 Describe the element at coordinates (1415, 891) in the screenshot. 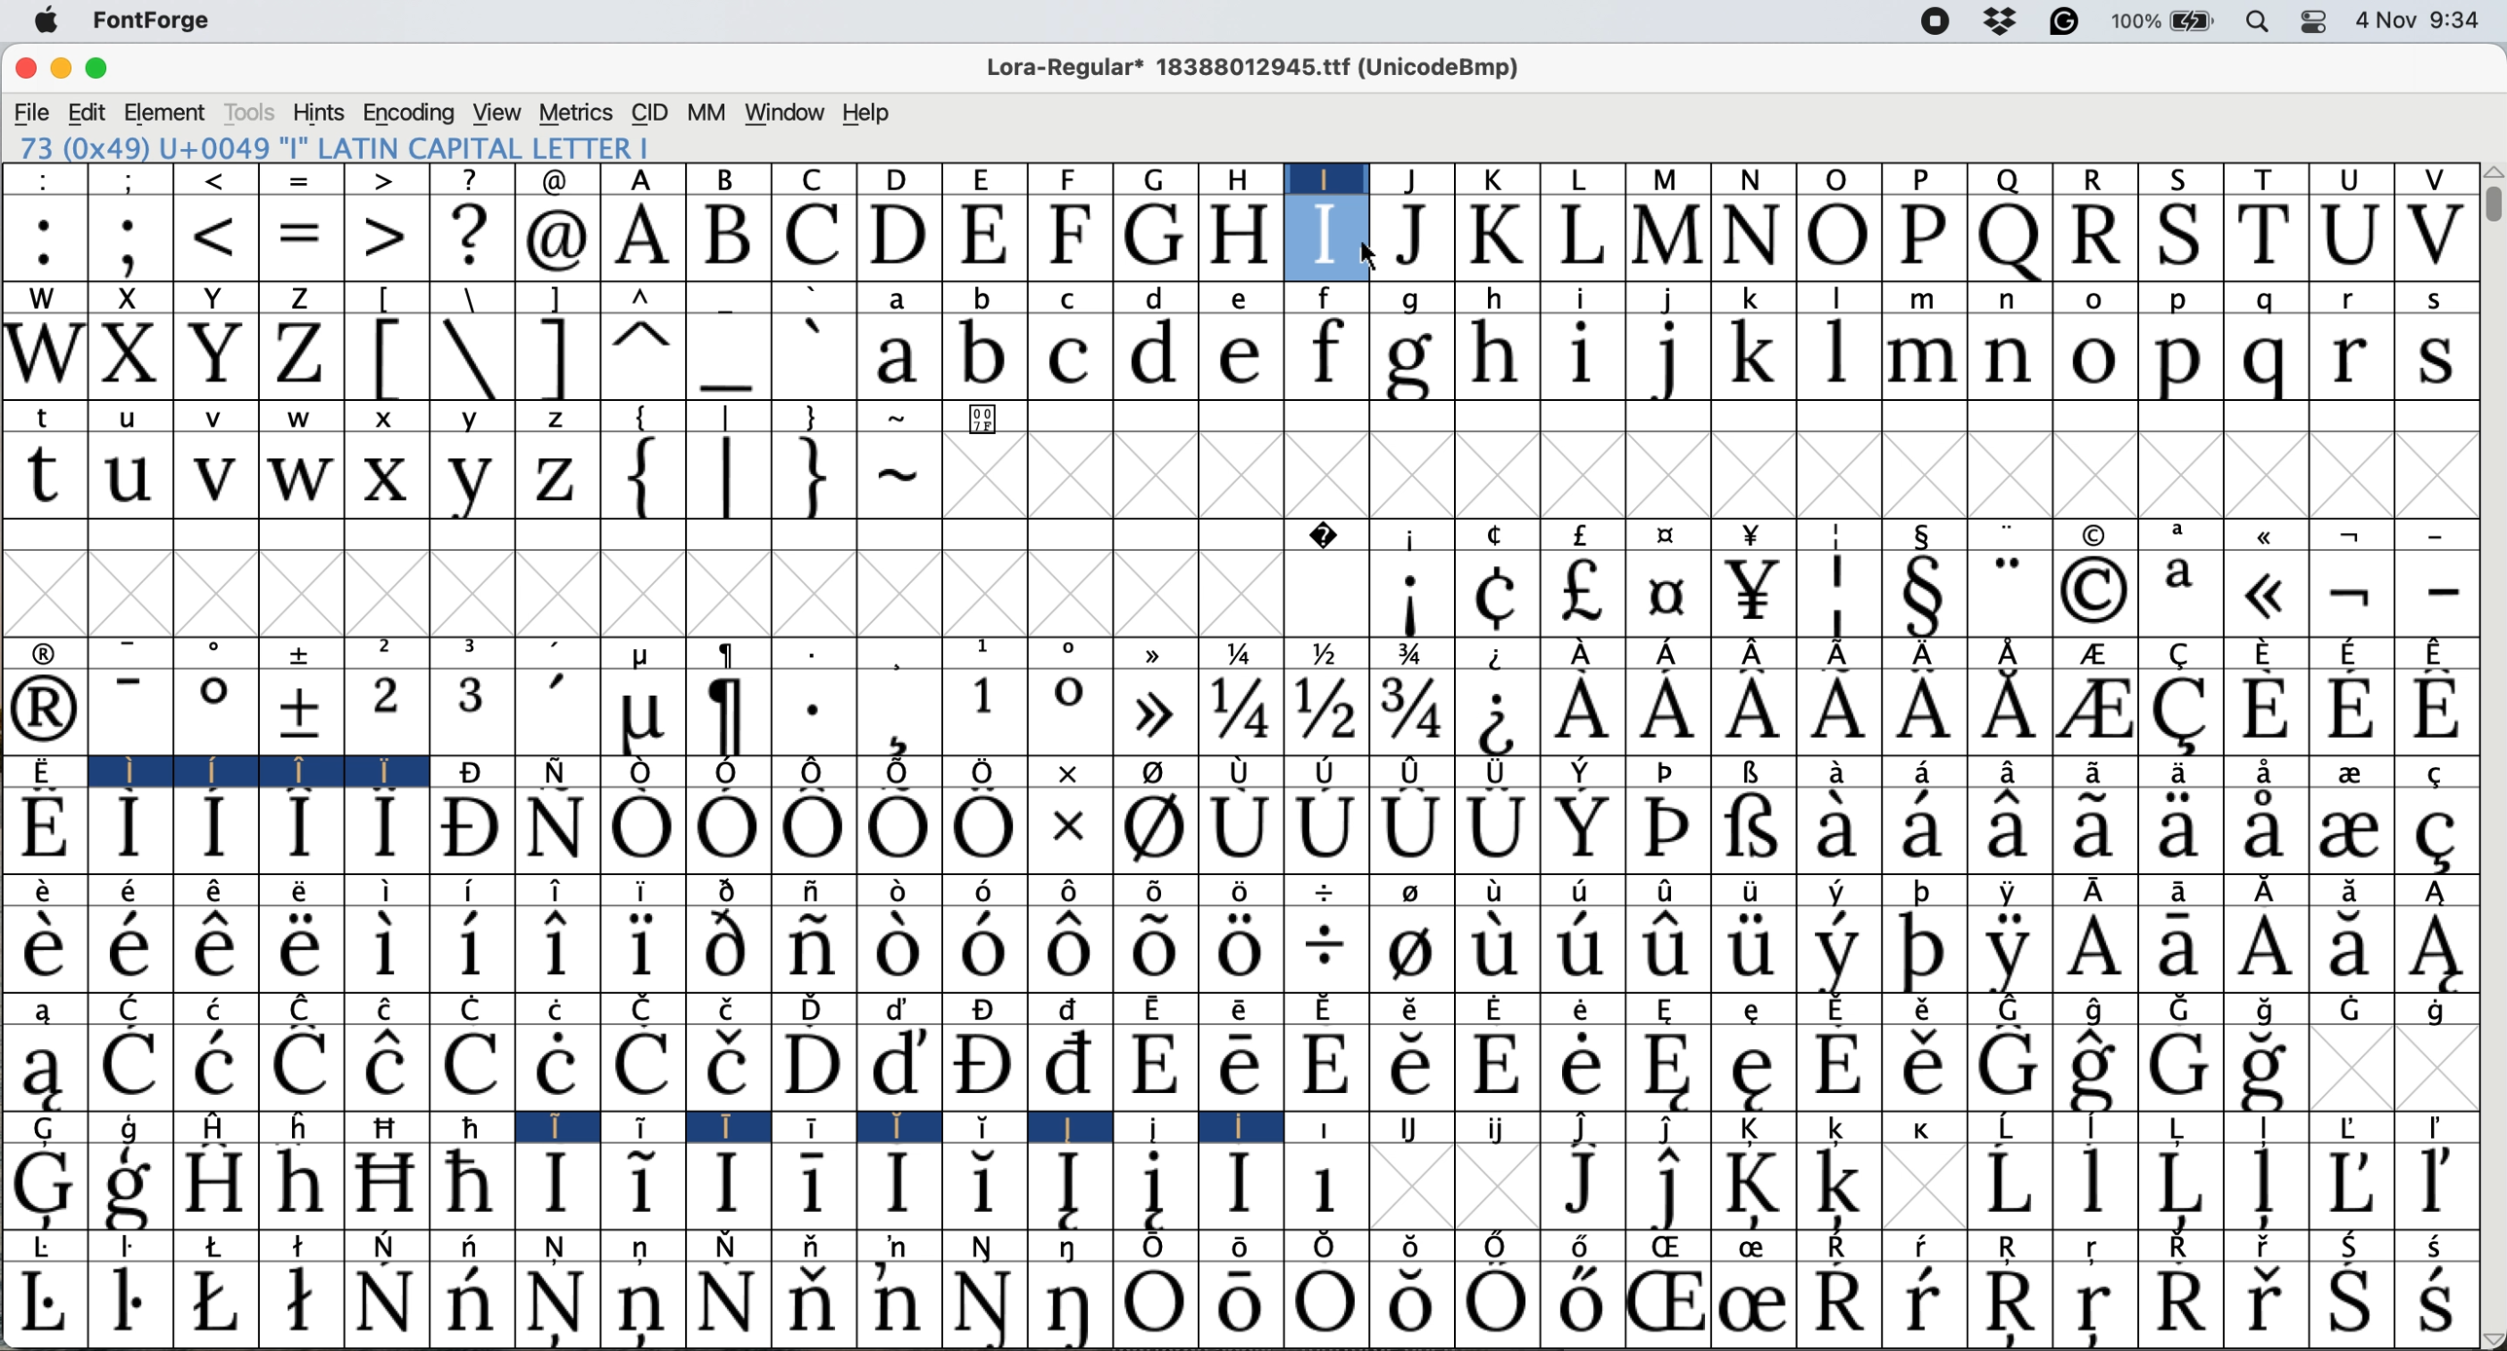

I see `Symbol` at that location.